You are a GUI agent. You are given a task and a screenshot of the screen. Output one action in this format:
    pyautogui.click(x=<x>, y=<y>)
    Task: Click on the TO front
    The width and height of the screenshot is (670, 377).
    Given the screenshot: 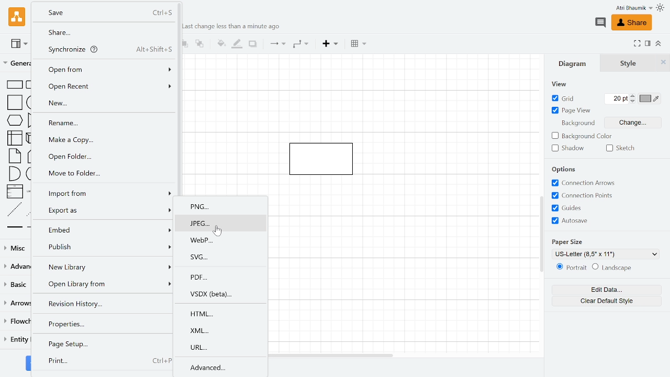 What is the action you would take?
    pyautogui.click(x=184, y=45)
    